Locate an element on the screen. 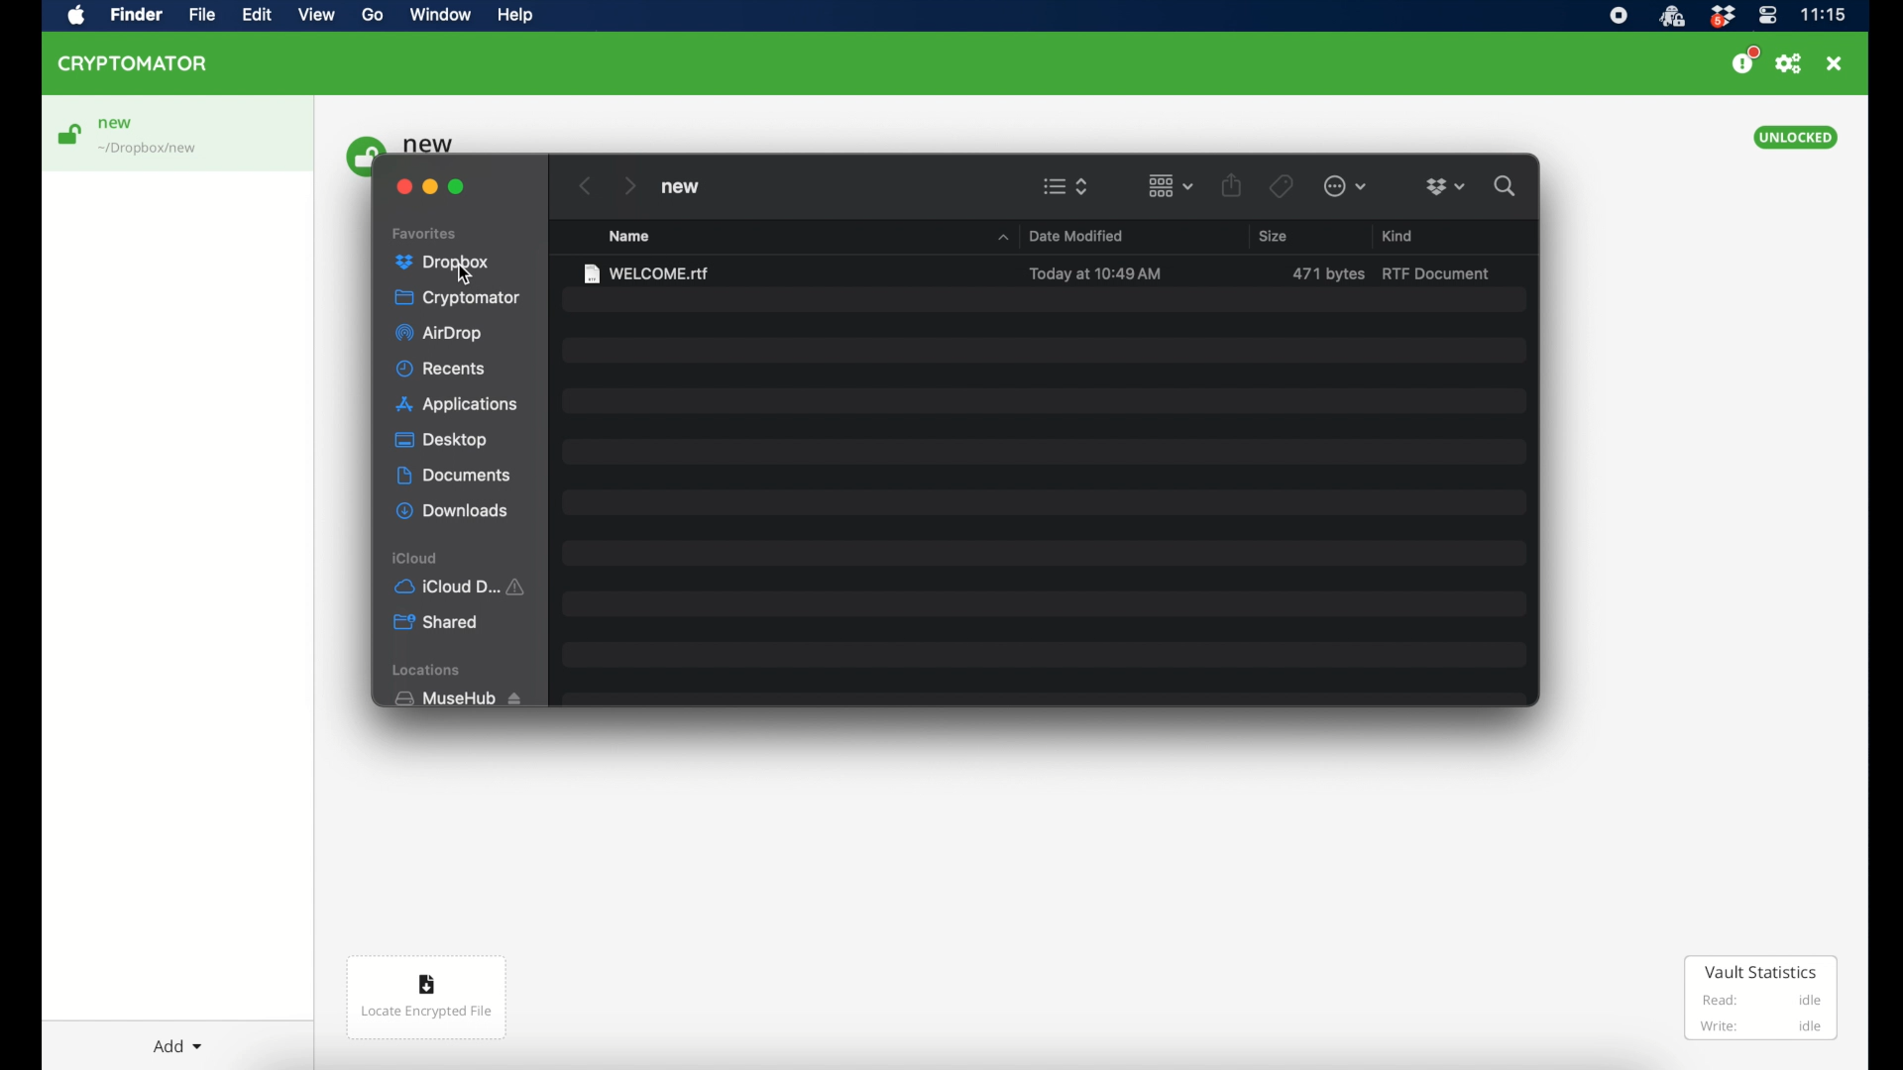  close is located at coordinates (1834, 63).